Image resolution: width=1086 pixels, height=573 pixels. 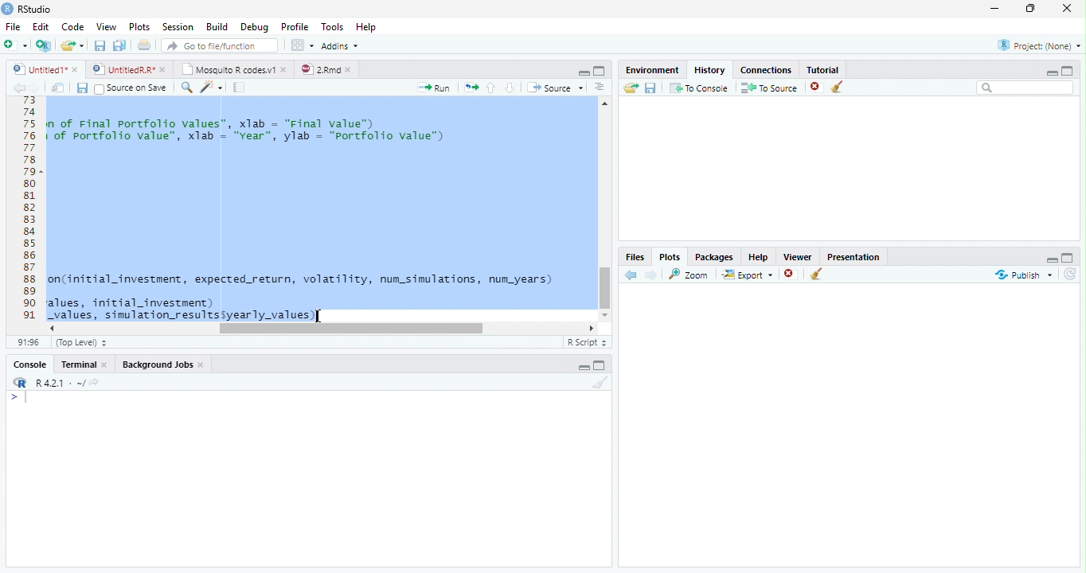 What do you see at coordinates (598, 383) in the screenshot?
I see `Clear` at bounding box center [598, 383].